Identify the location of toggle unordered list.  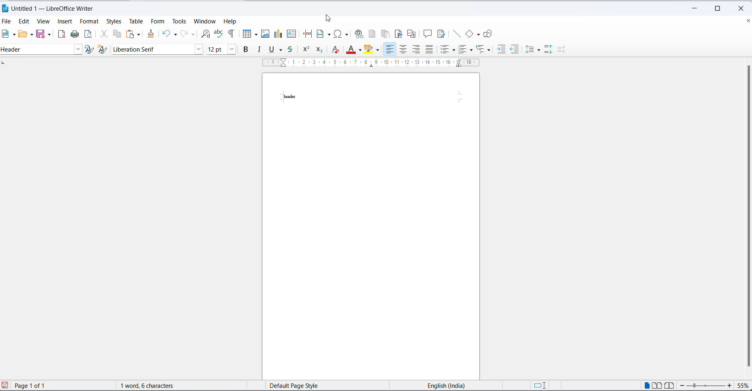
(446, 50).